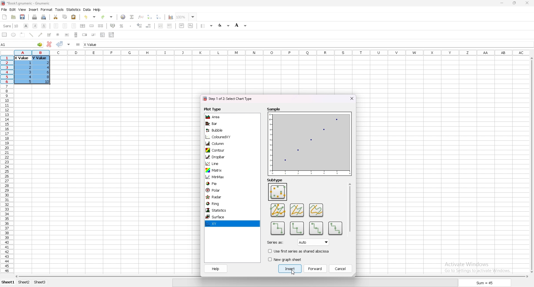 The width and height of the screenshot is (534, 287). Describe the element at coordinates (111, 34) in the screenshot. I see `combo box` at that location.